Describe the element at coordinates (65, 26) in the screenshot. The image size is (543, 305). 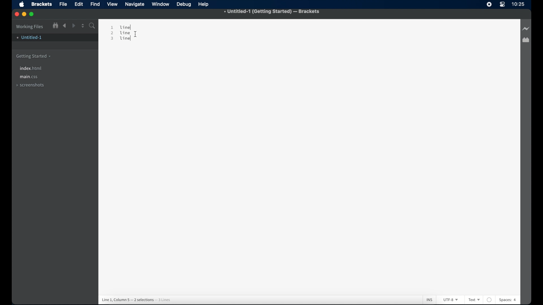
I see `navigate backward` at that location.